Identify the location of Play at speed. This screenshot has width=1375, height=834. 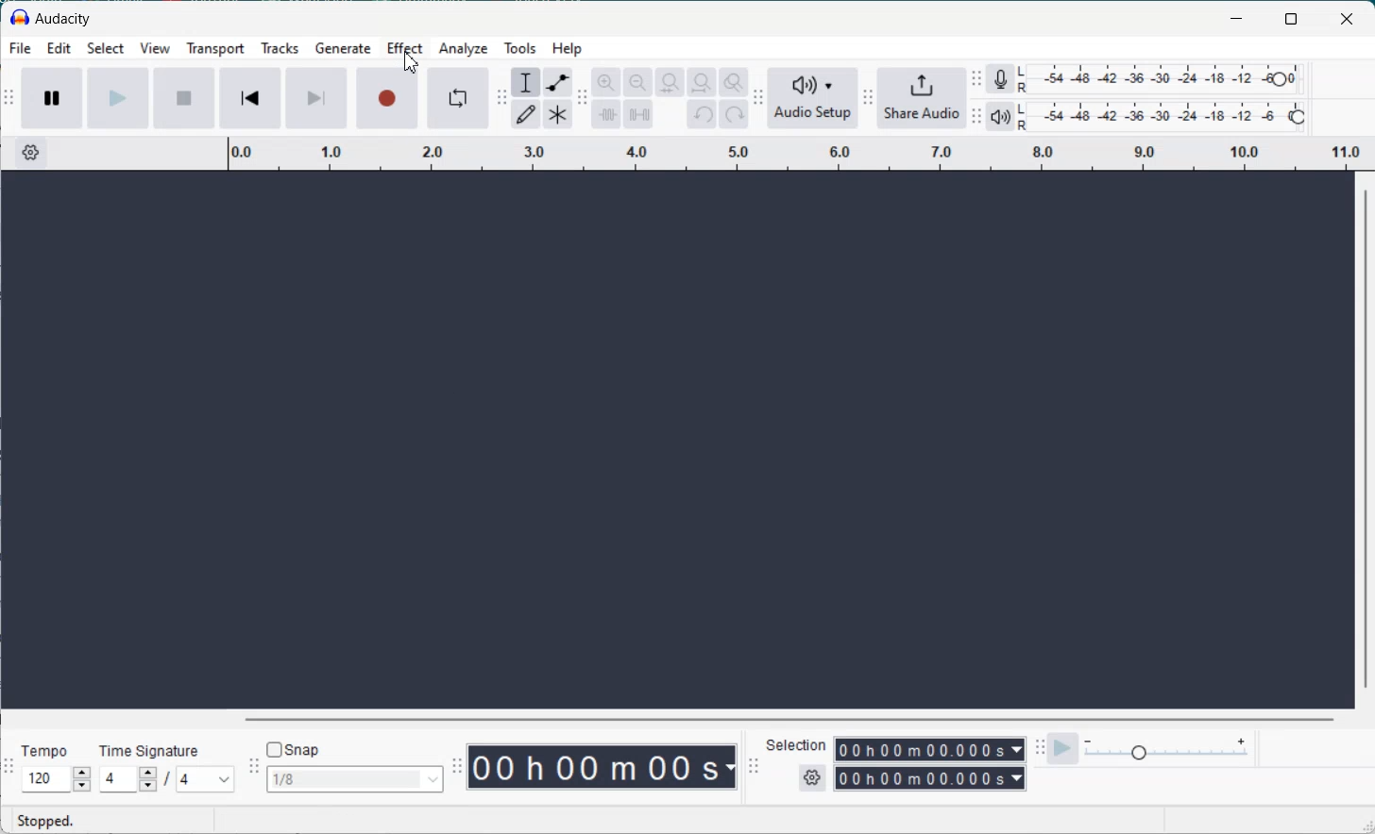
(1064, 748).